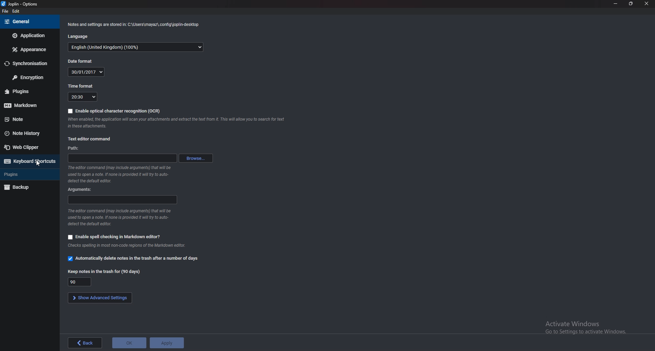 The height and width of the screenshot is (351, 655). Describe the element at coordinates (81, 281) in the screenshot. I see `Keep notes in the trash for` at that location.